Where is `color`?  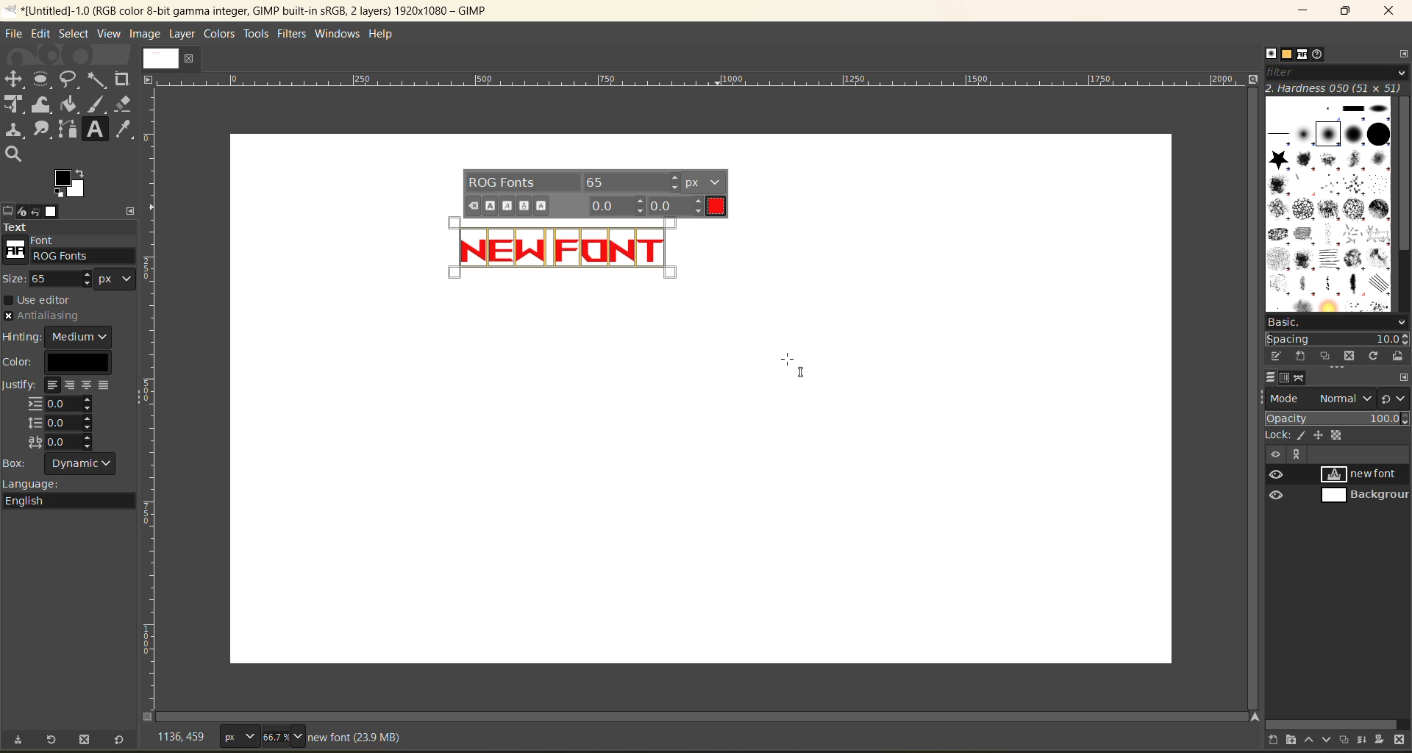 color is located at coordinates (64, 362).